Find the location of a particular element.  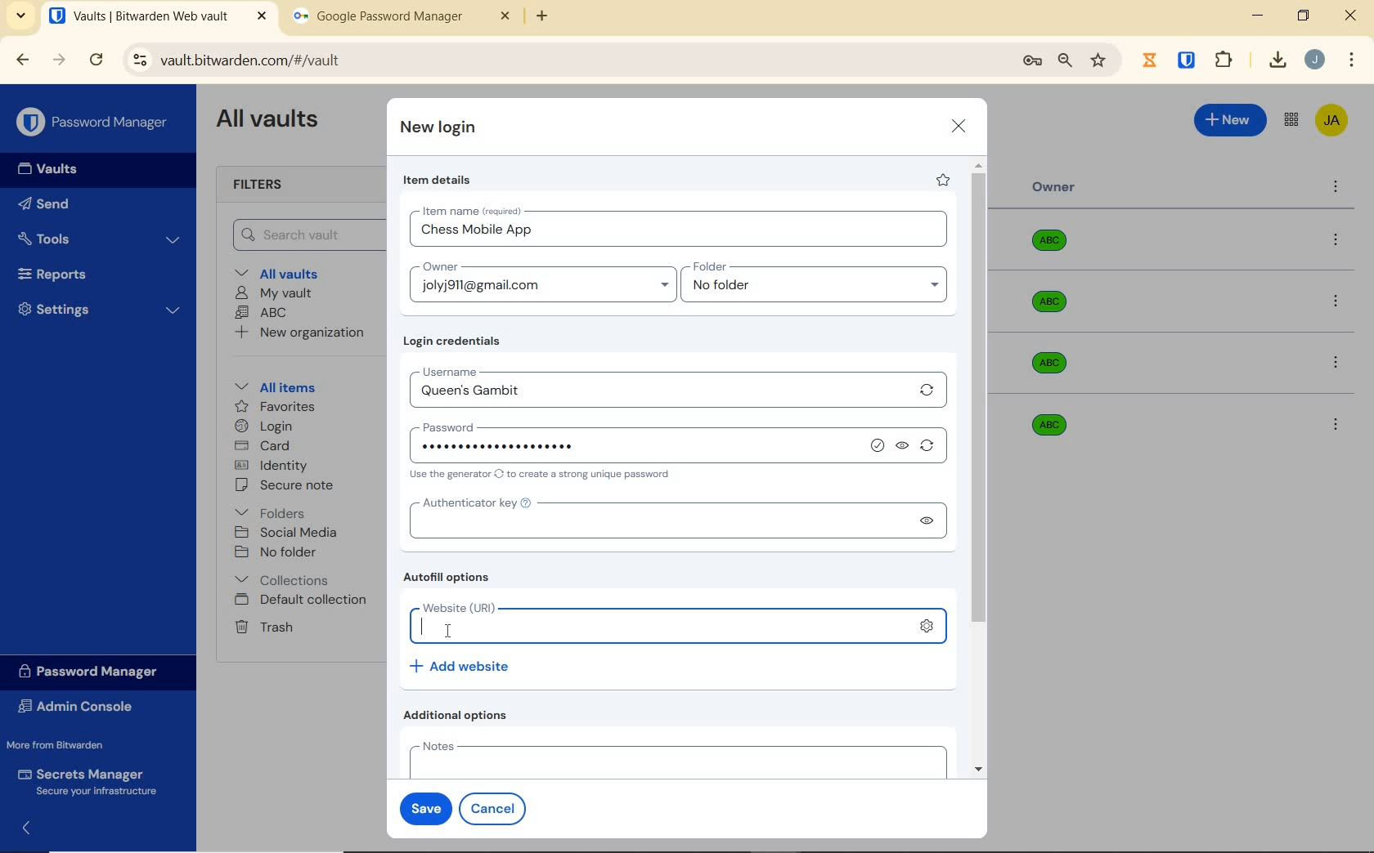

notes is located at coordinates (674, 758).